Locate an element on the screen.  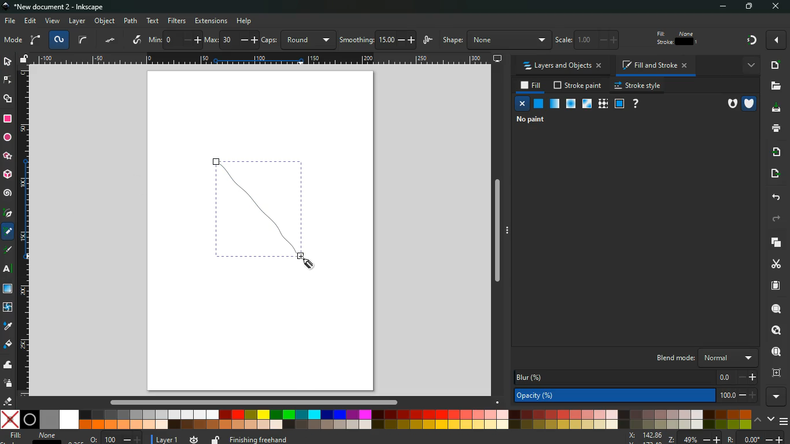
twist is located at coordinates (8, 308).